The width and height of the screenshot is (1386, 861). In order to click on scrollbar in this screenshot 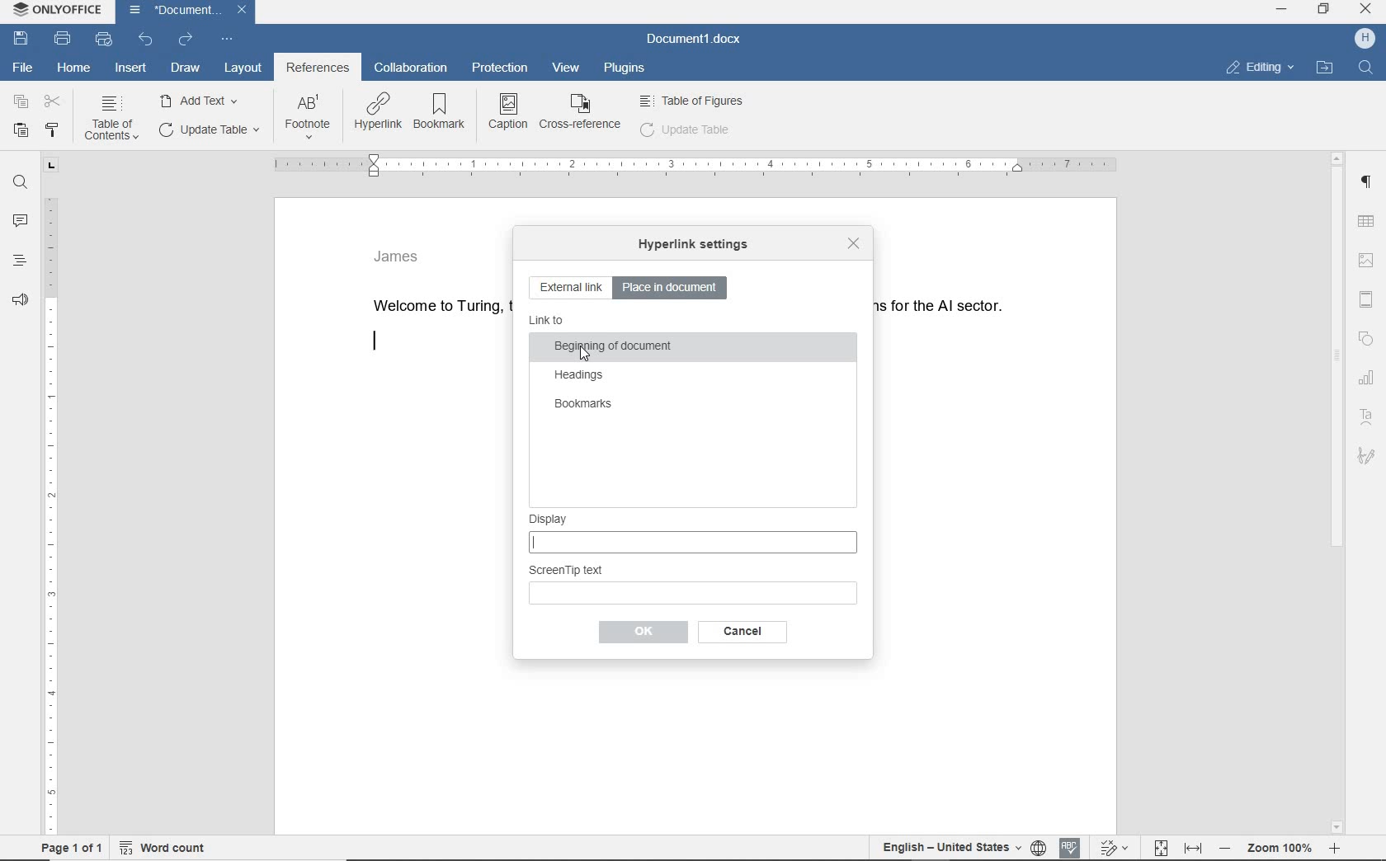, I will do `click(1337, 491)`.